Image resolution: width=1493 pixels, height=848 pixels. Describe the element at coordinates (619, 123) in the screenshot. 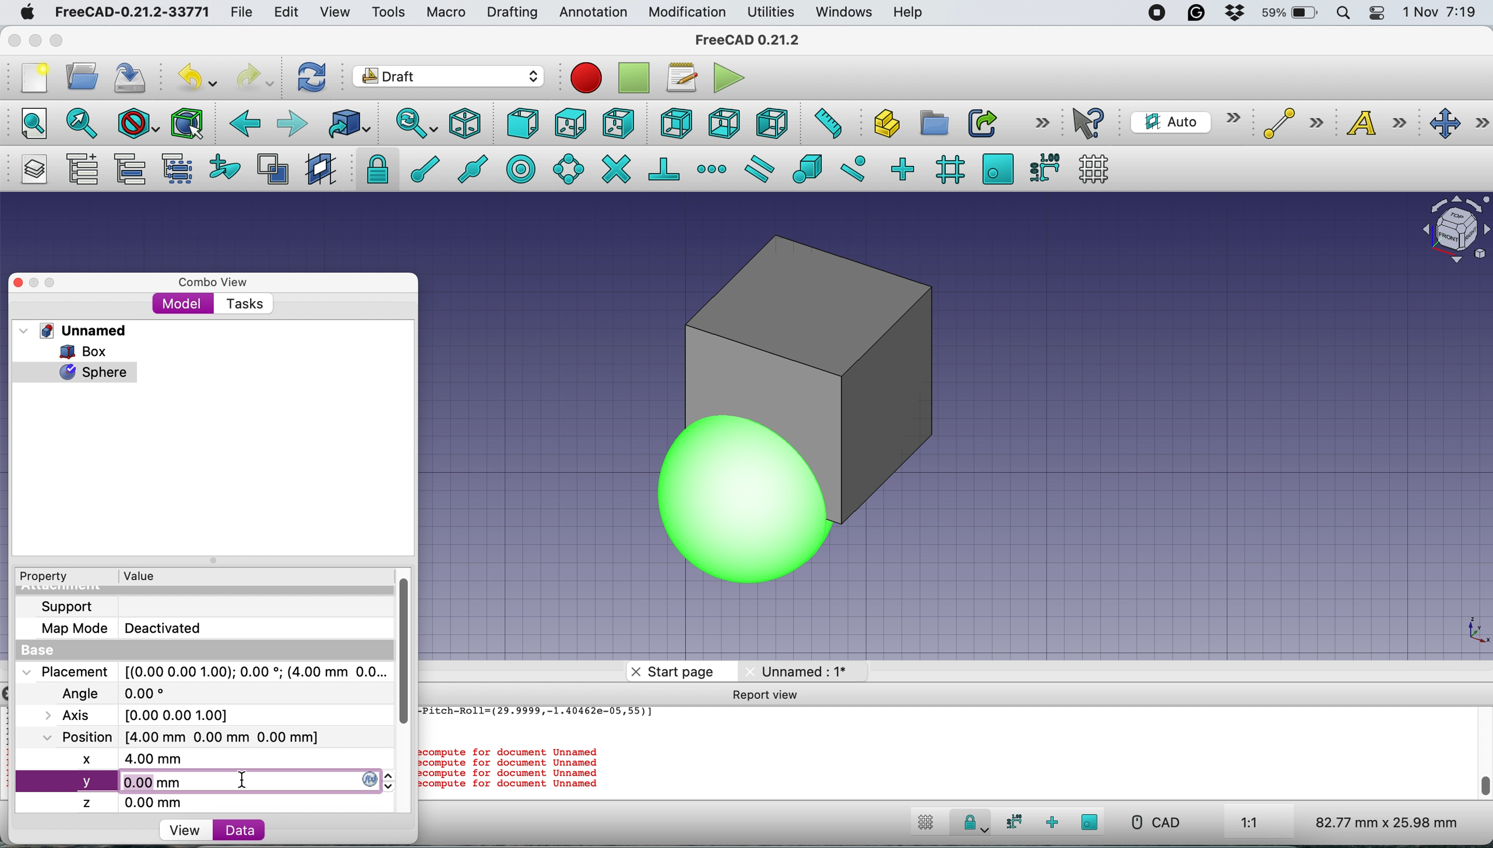

I see `right` at that location.